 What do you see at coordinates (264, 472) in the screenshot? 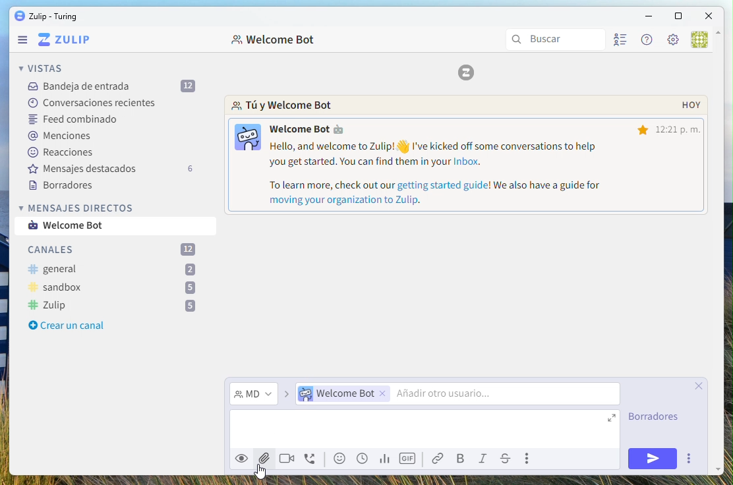
I see `cursor` at bounding box center [264, 472].